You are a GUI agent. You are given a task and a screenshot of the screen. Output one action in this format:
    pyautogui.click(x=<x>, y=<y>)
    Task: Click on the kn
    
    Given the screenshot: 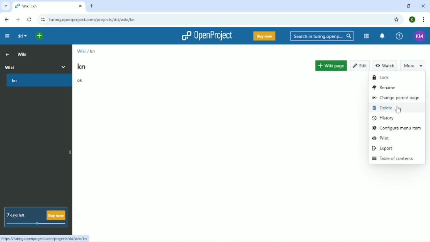 What is the action you would take?
    pyautogui.click(x=92, y=51)
    